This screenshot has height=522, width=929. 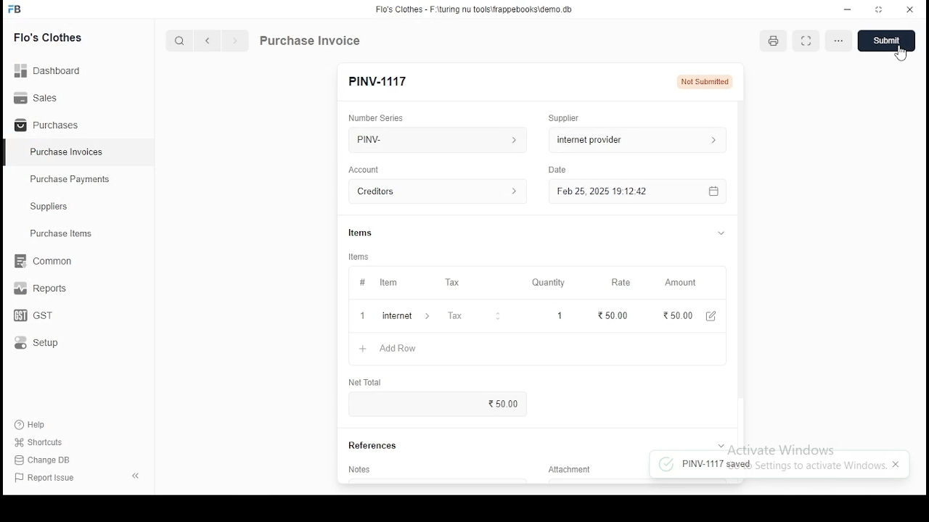 What do you see at coordinates (896, 54) in the screenshot?
I see `mouse pointer` at bounding box center [896, 54].